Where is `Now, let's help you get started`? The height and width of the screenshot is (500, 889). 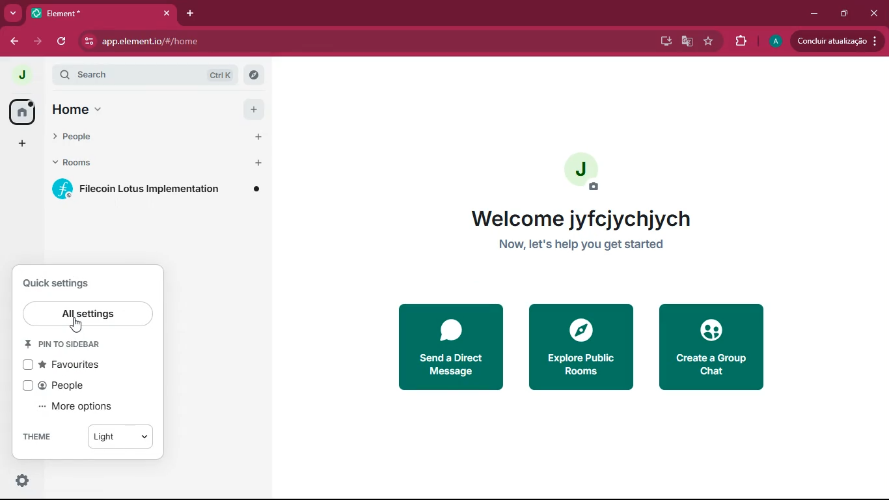
Now, let's help you get started is located at coordinates (586, 245).